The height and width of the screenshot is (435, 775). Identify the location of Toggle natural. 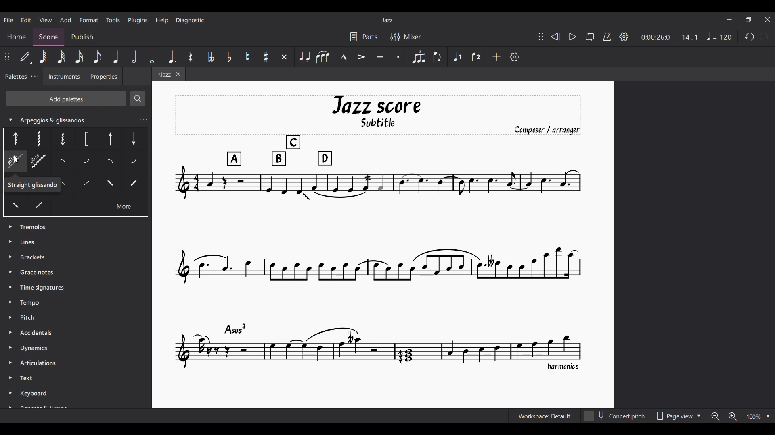
(248, 57).